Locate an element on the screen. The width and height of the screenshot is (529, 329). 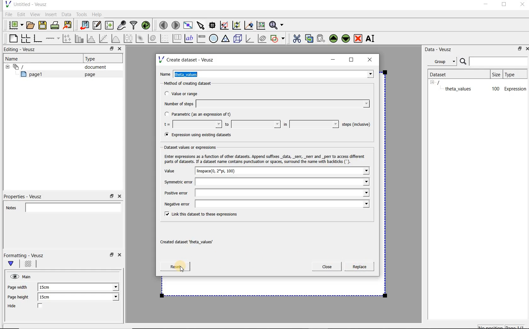
theta_values is located at coordinates (459, 89).